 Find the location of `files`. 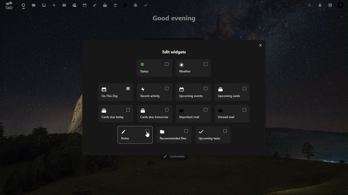

files is located at coordinates (34, 5).